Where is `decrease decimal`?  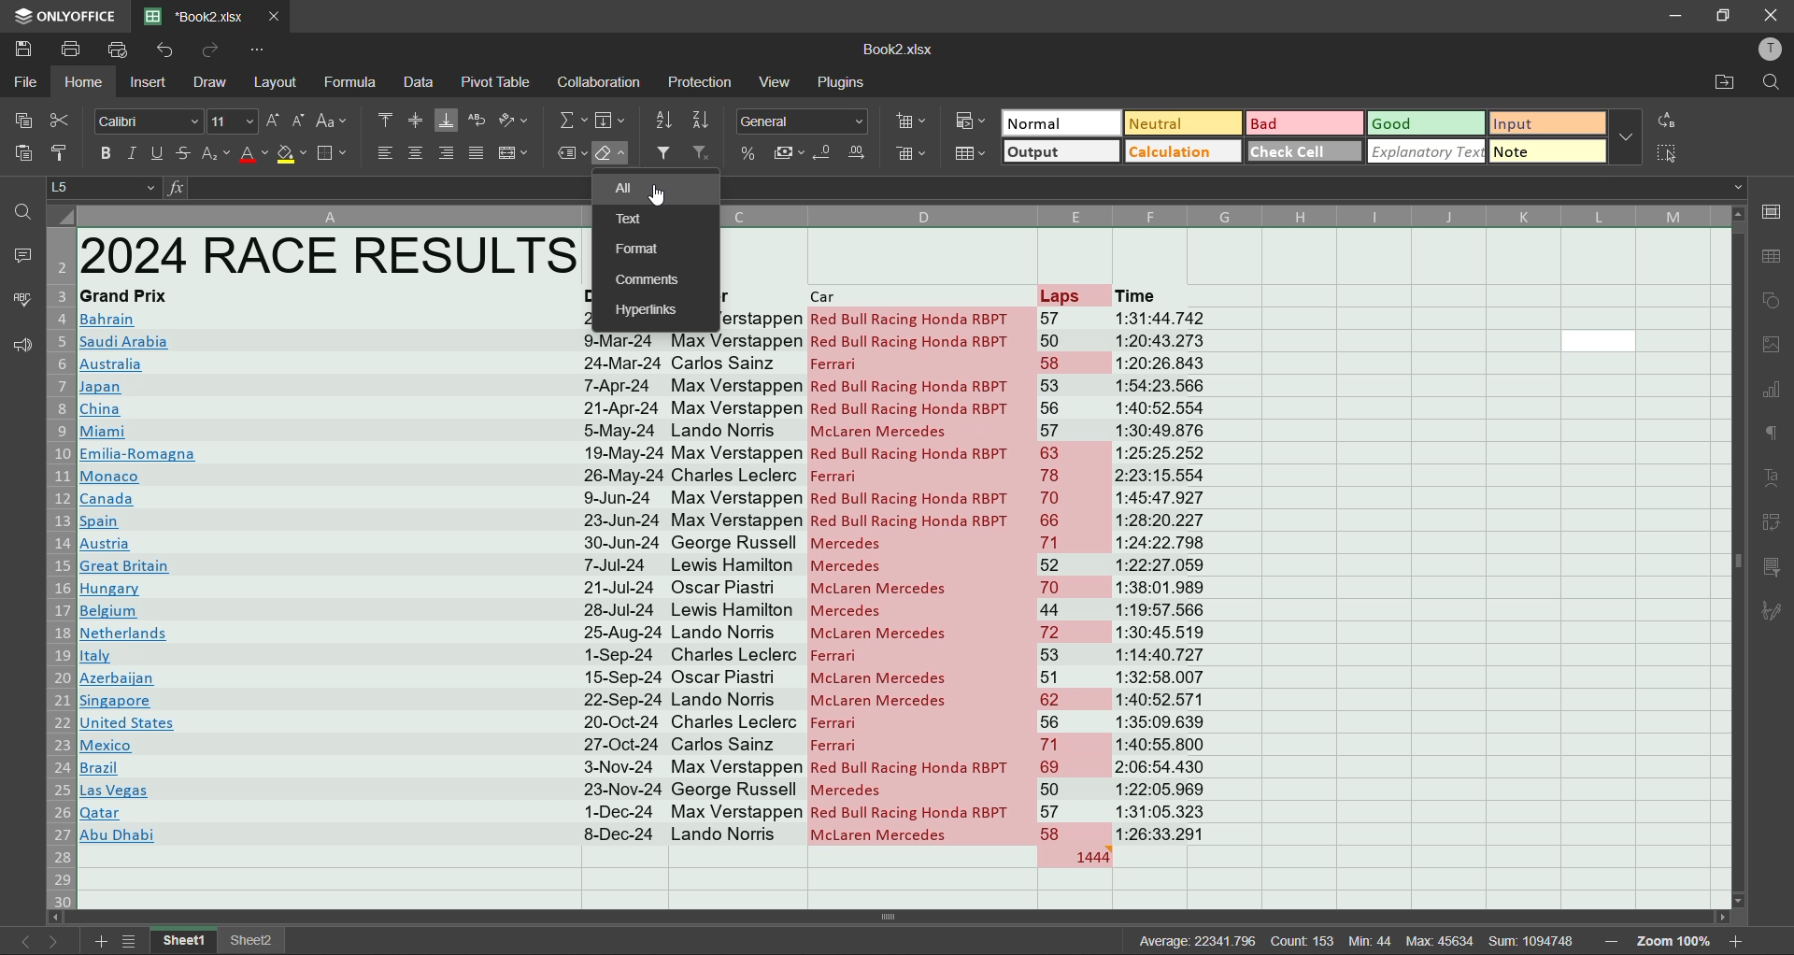 decrease decimal is located at coordinates (826, 156).